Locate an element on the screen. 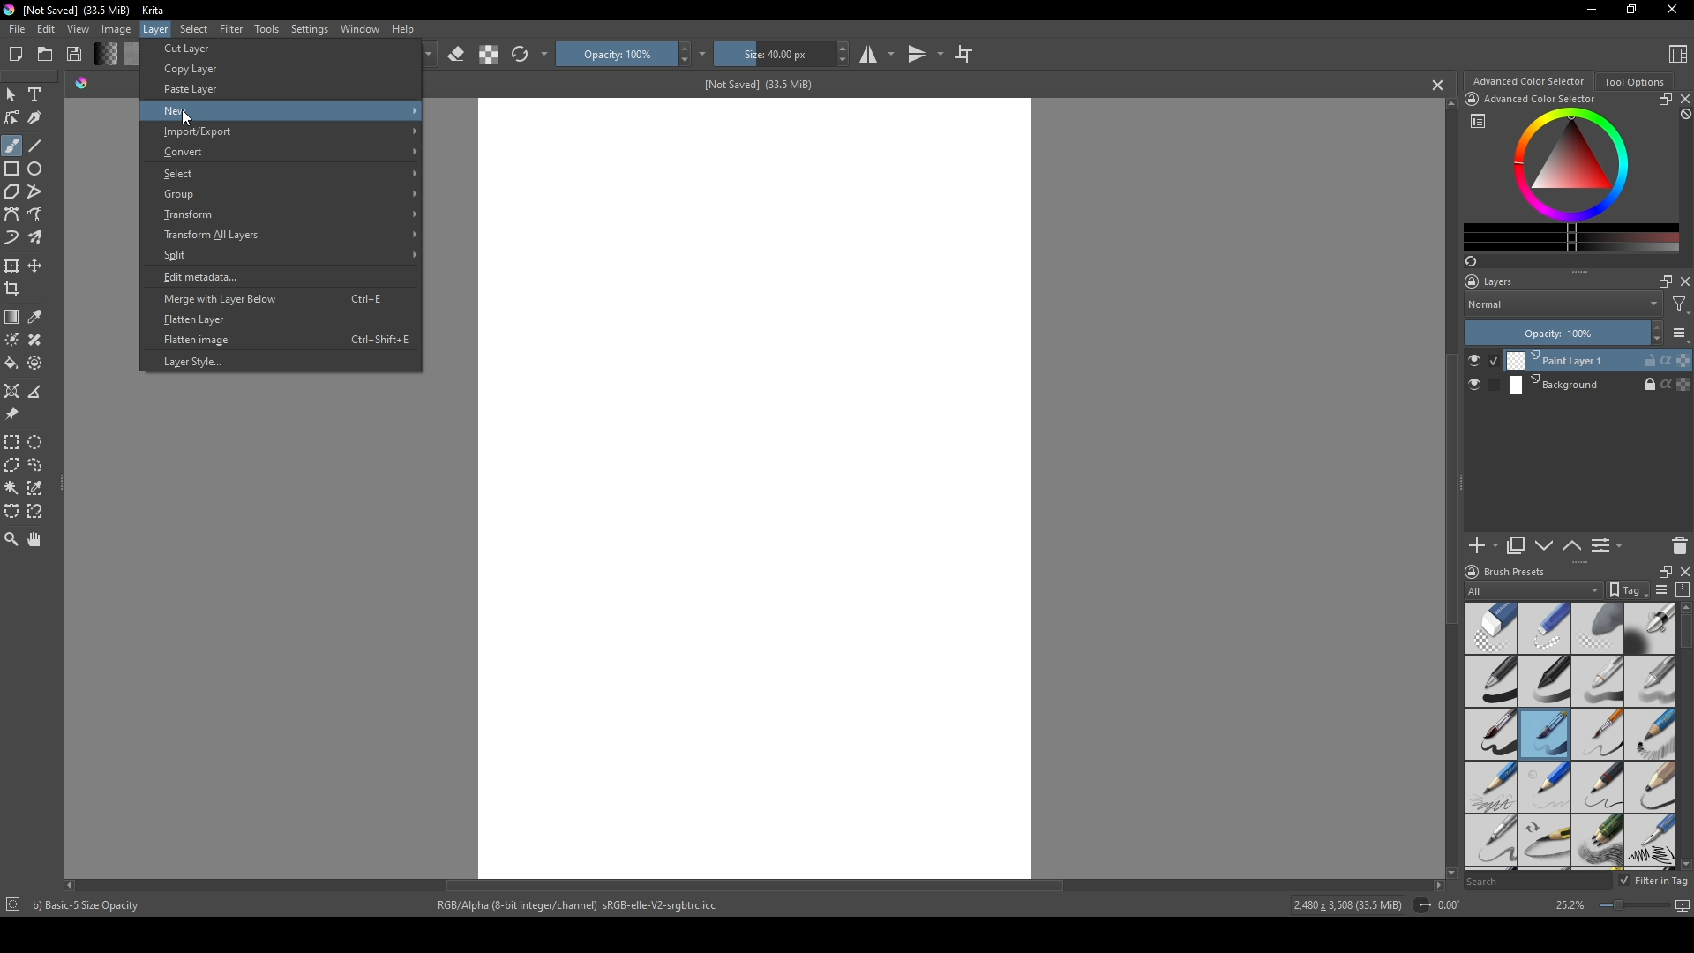 The image size is (1694, 953). Help is located at coordinates (404, 28).